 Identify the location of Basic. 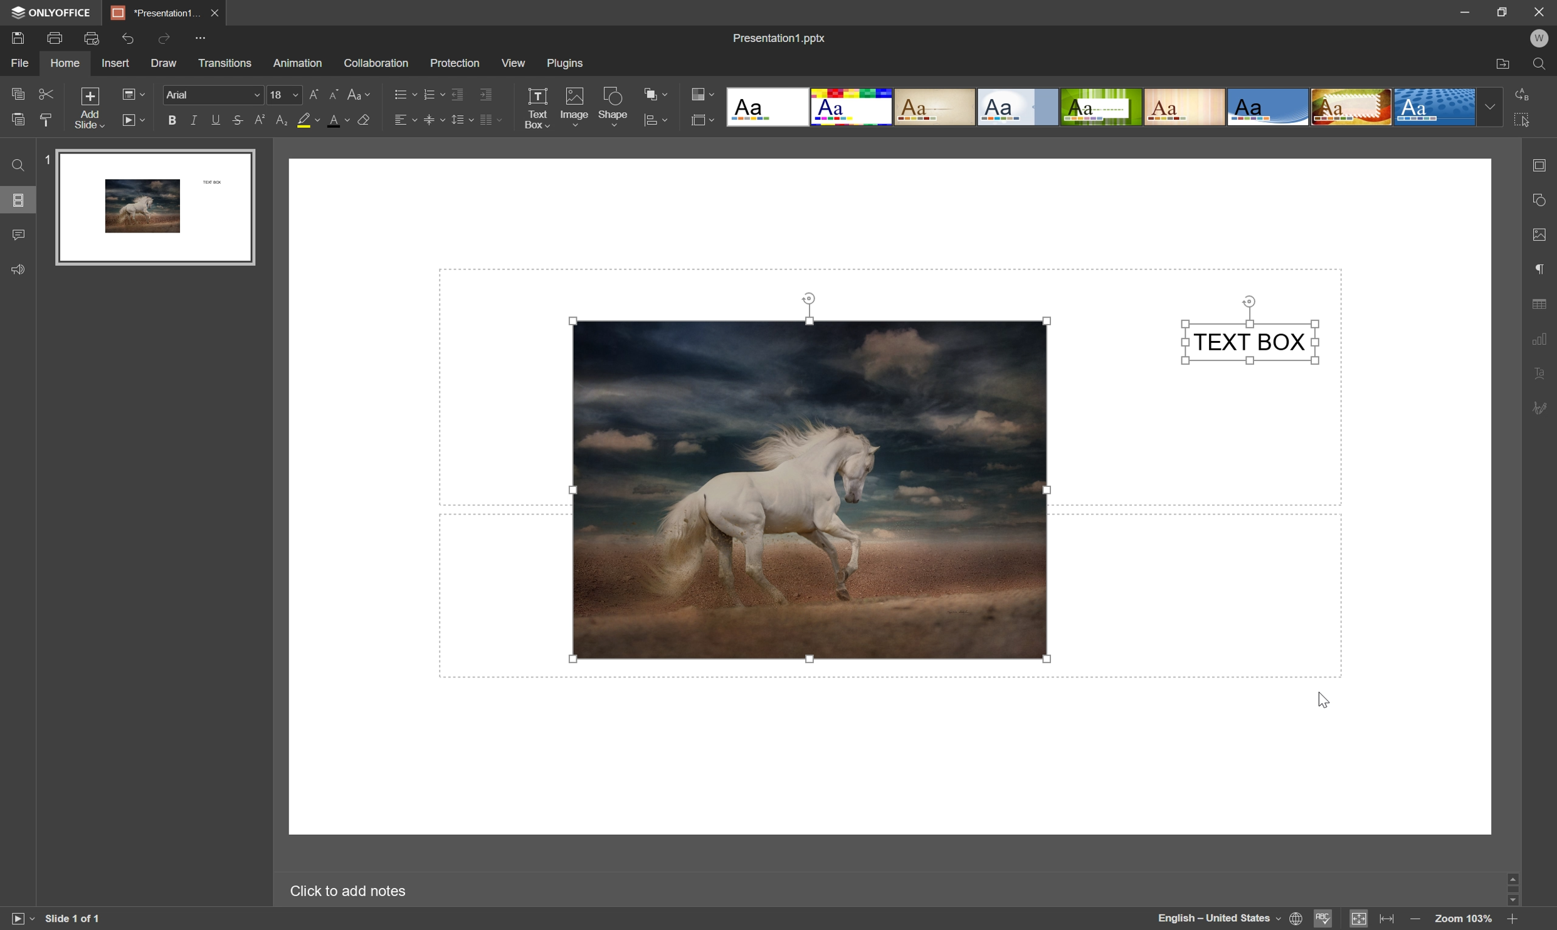
(852, 107).